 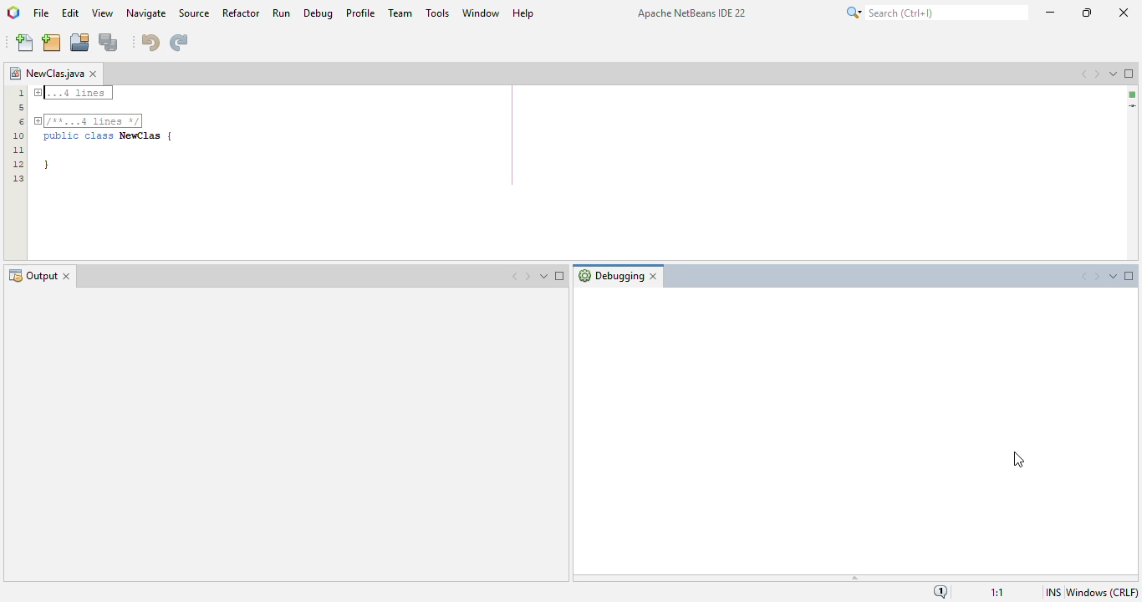 I want to click on view, so click(x=103, y=13).